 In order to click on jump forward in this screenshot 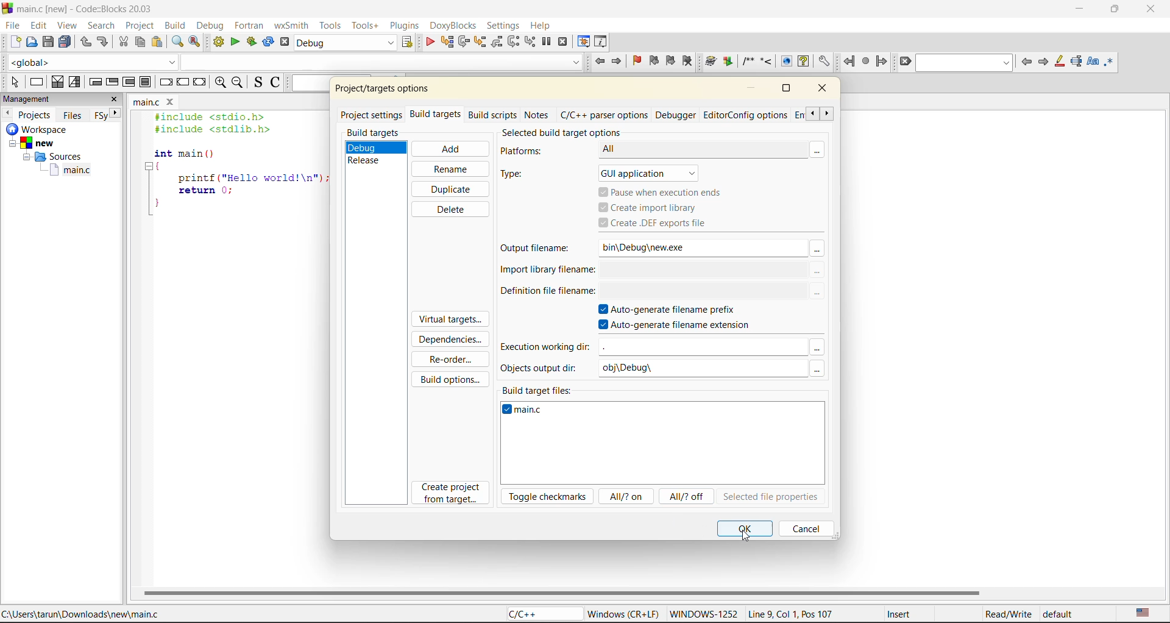, I will do `click(882, 63)`.